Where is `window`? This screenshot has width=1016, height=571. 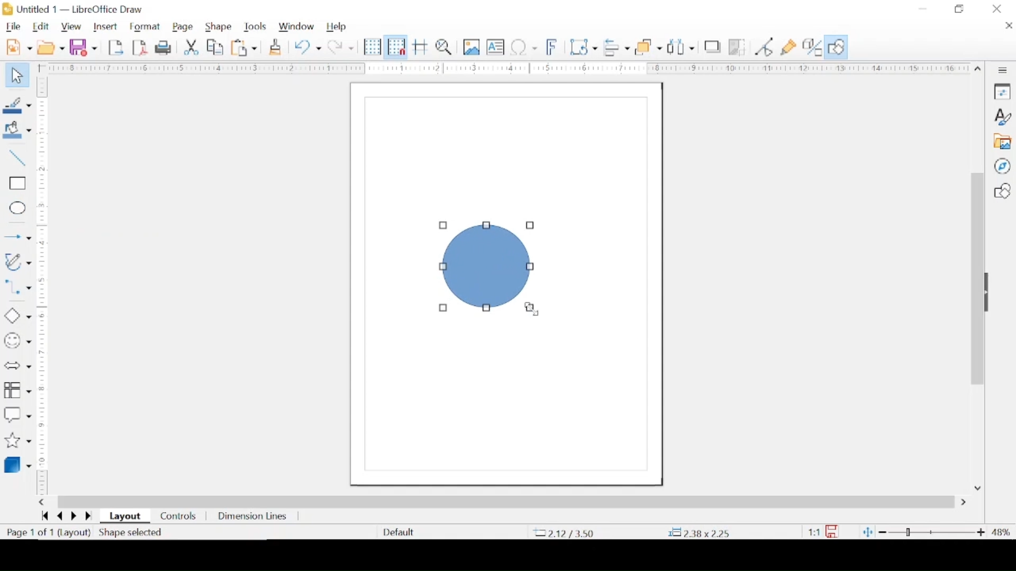 window is located at coordinates (296, 27).